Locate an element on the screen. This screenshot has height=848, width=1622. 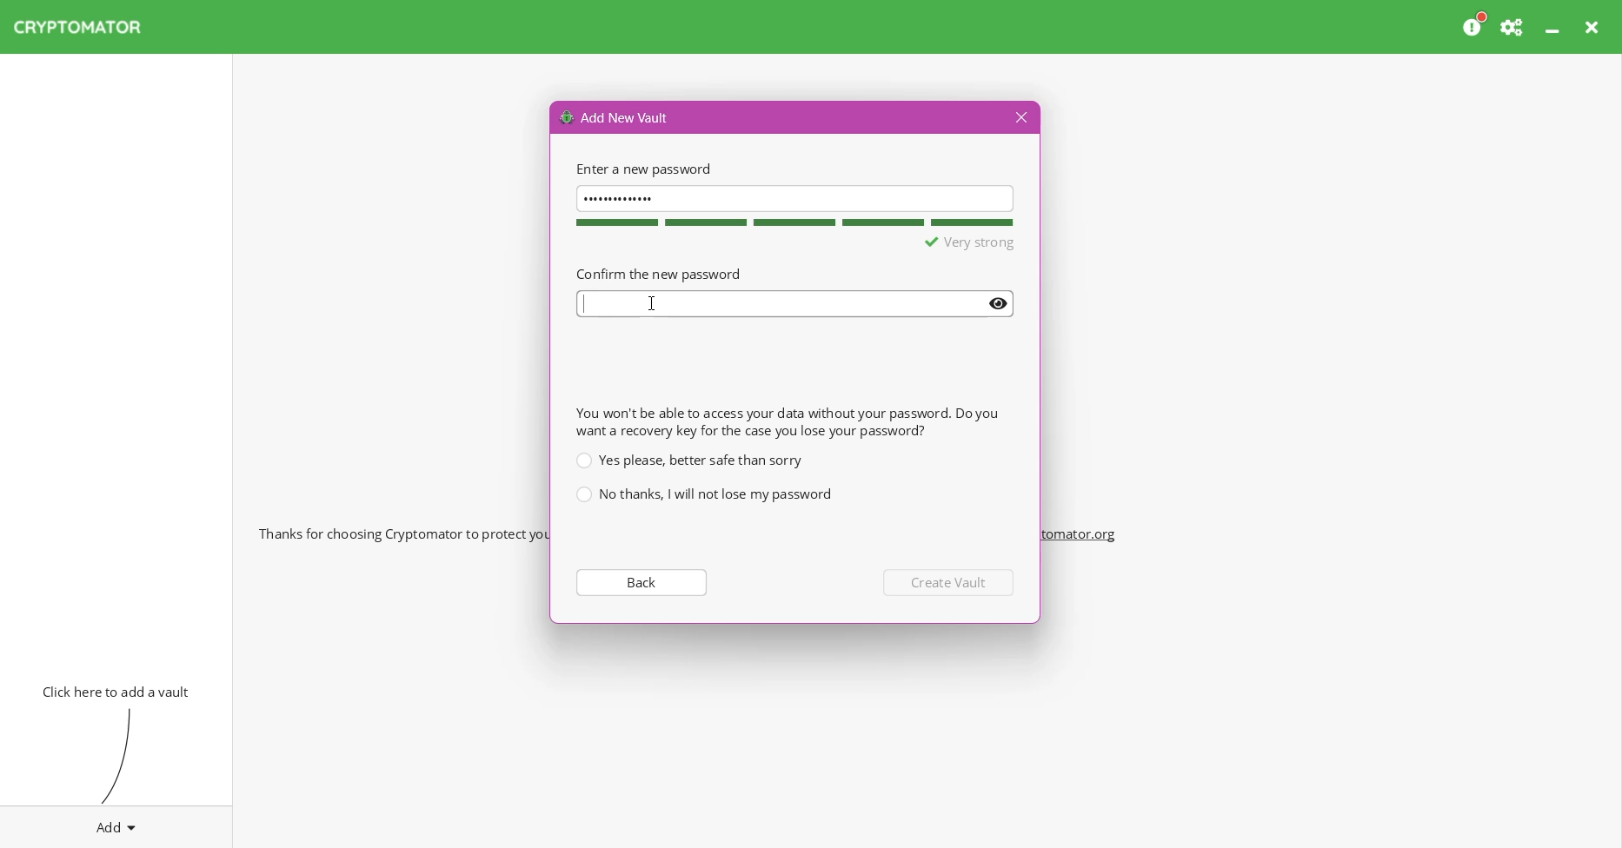
Minimize is located at coordinates (1554, 27).